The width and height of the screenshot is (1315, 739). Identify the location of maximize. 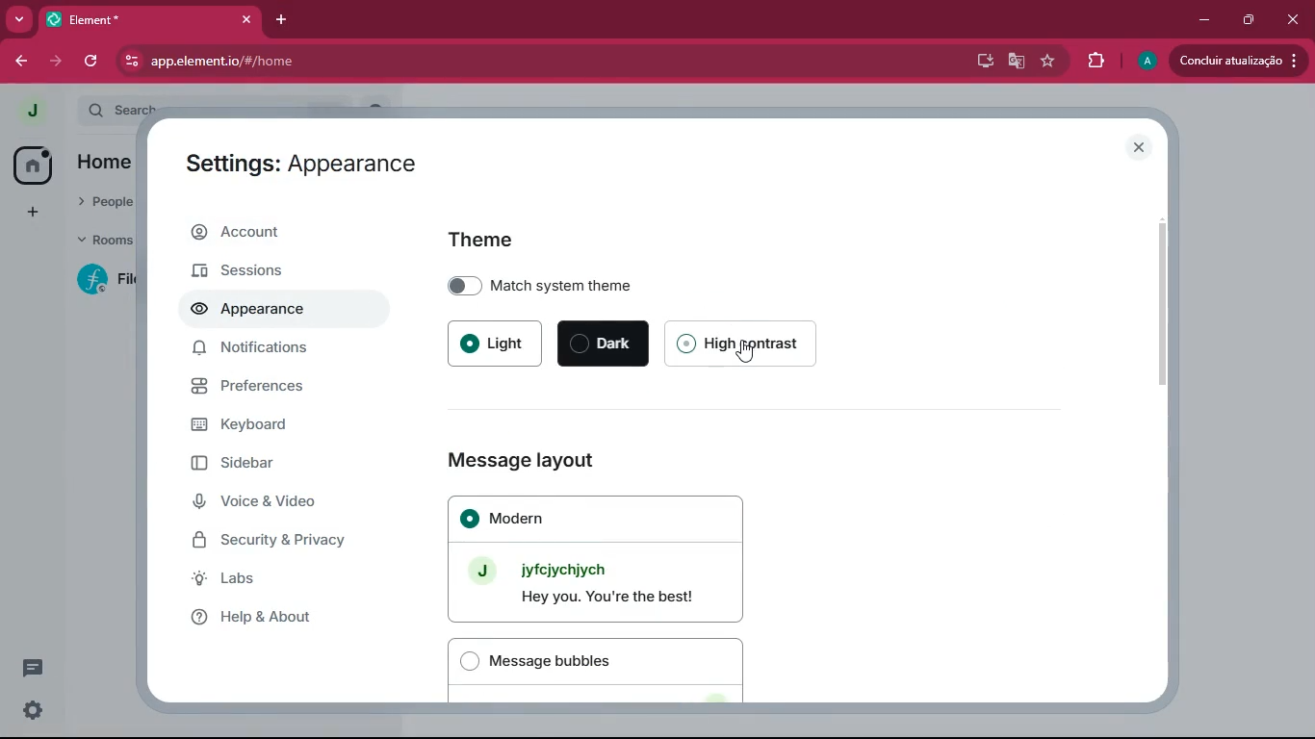
(1245, 19).